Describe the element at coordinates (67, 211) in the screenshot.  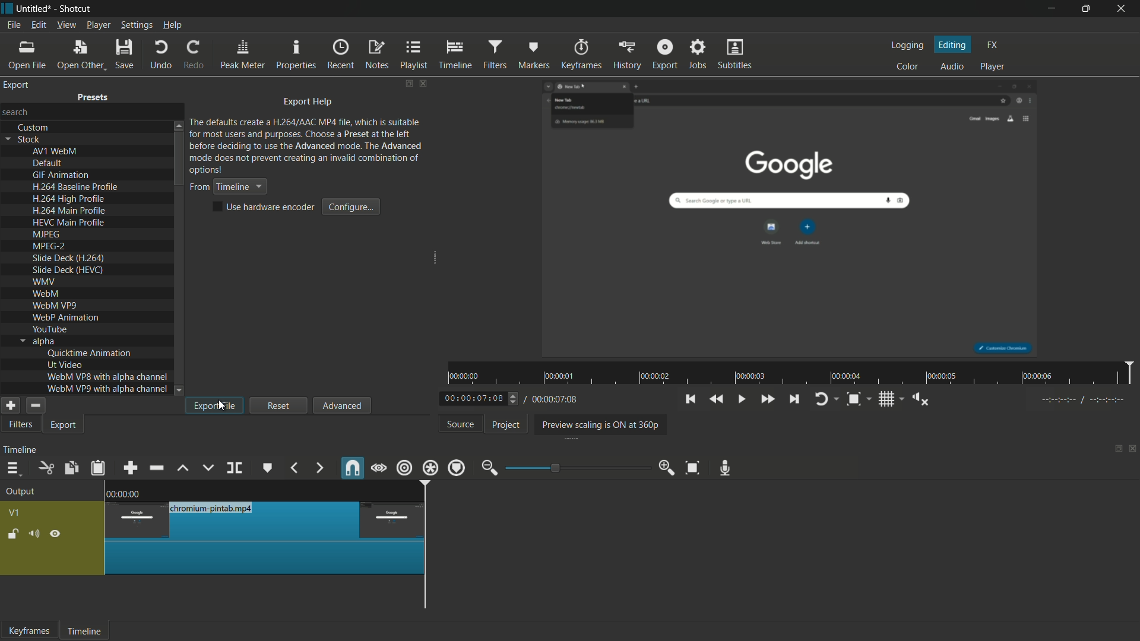
I see `h.264 main profile` at that location.